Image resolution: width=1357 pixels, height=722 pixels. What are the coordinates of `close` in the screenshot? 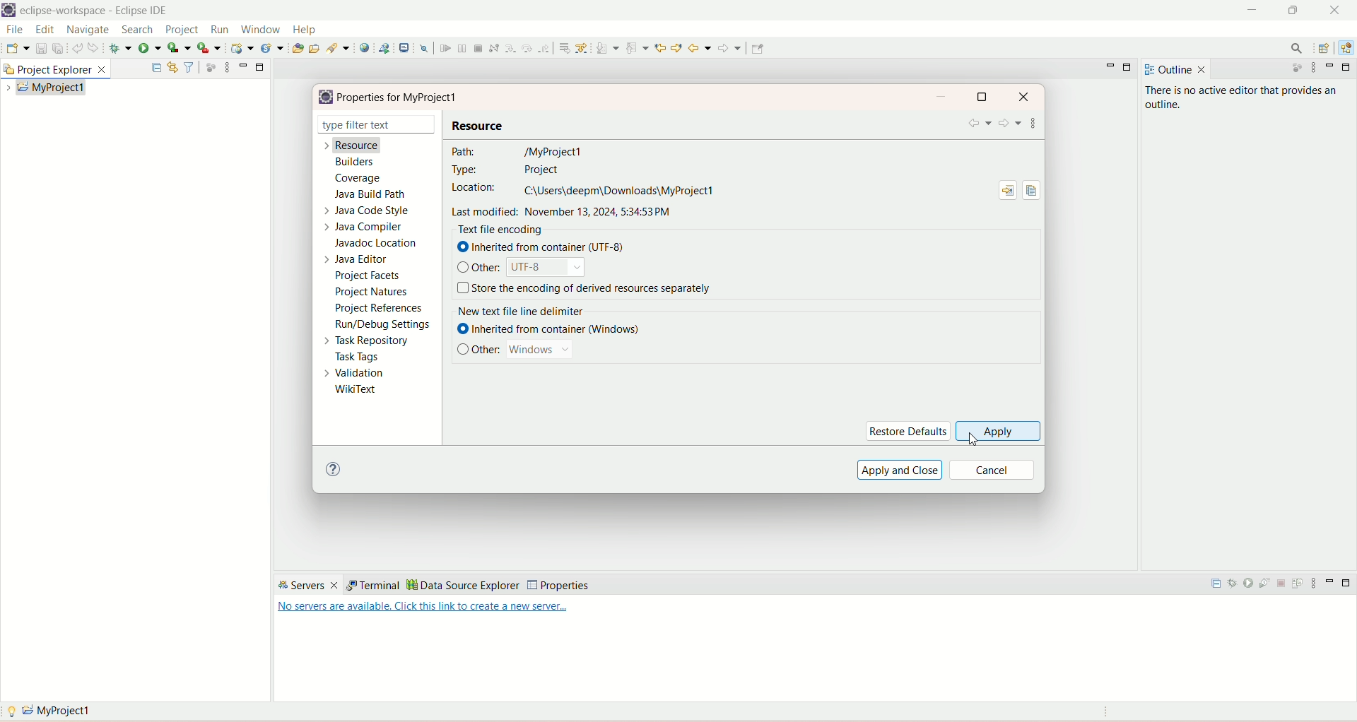 It's located at (1025, 95).